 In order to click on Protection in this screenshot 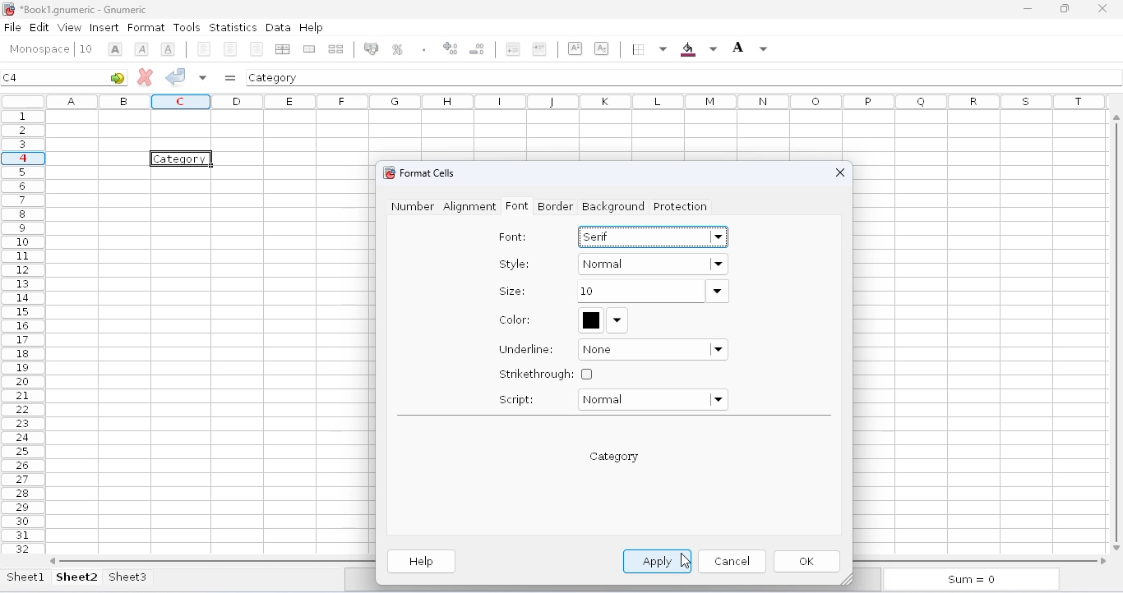, I will do `click(682, 208)`.